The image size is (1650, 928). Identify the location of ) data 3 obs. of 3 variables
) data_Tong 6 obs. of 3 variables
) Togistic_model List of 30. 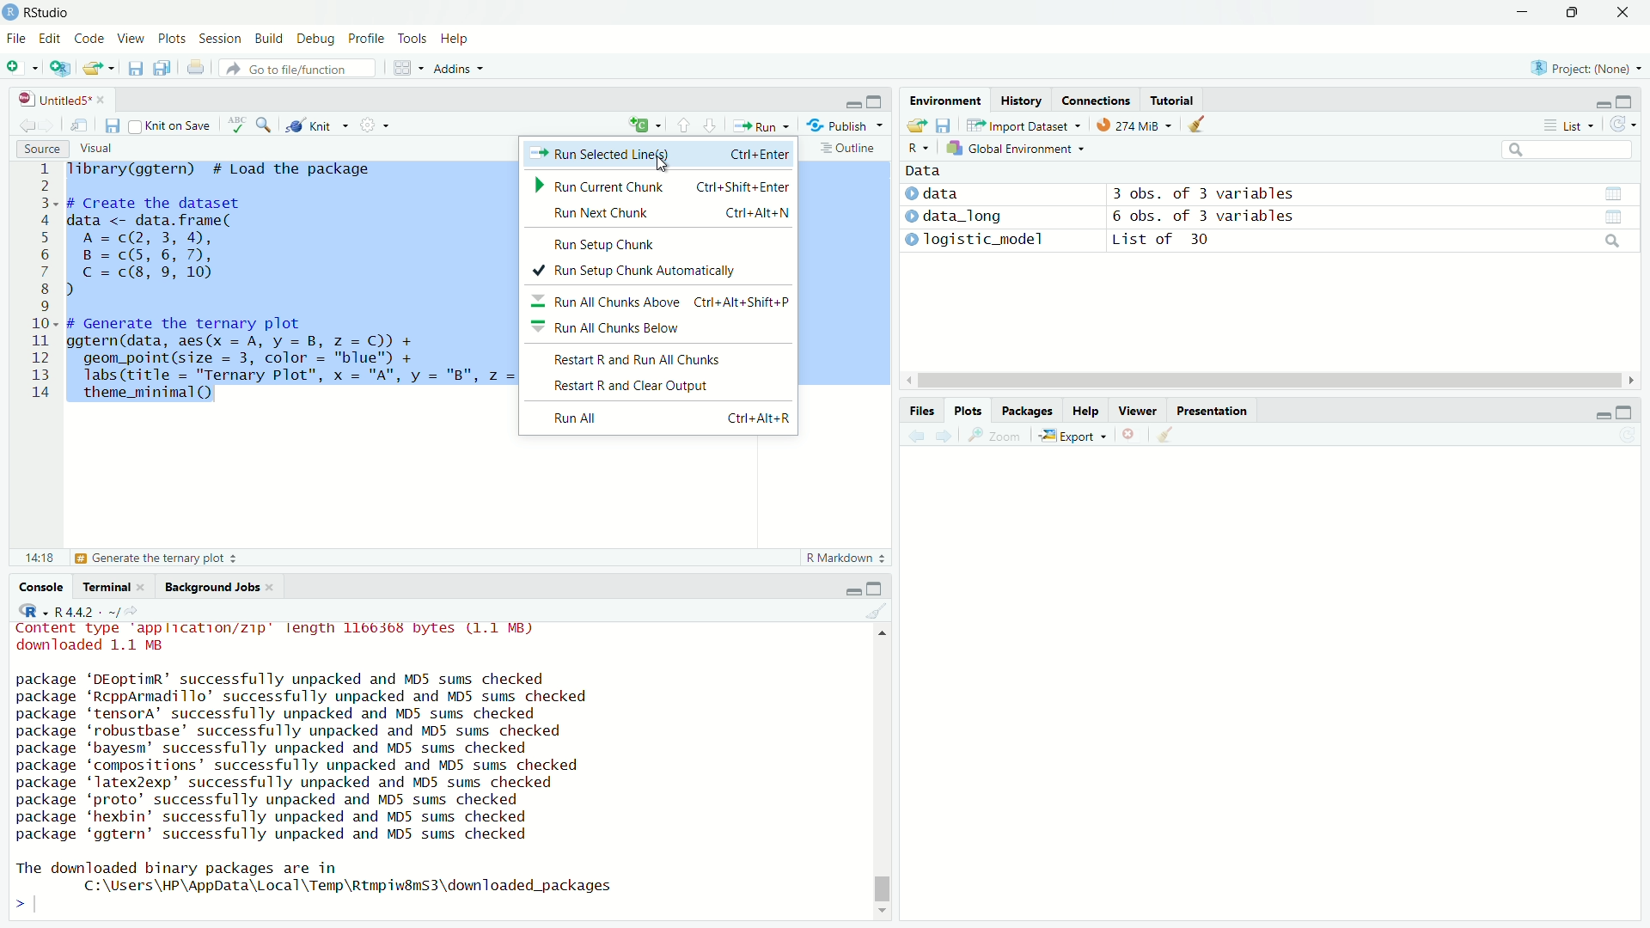
(1164, 222).